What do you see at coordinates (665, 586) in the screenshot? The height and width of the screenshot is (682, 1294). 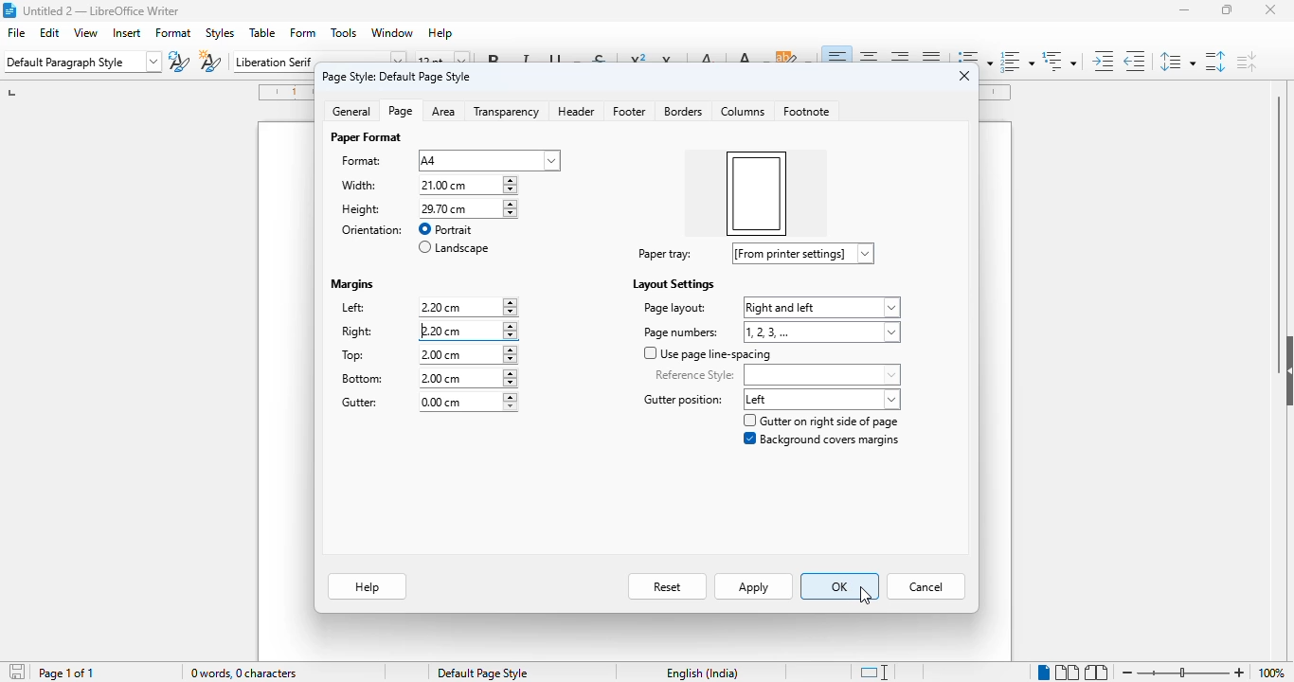 I see `reset` at bounding box center [665, 586].